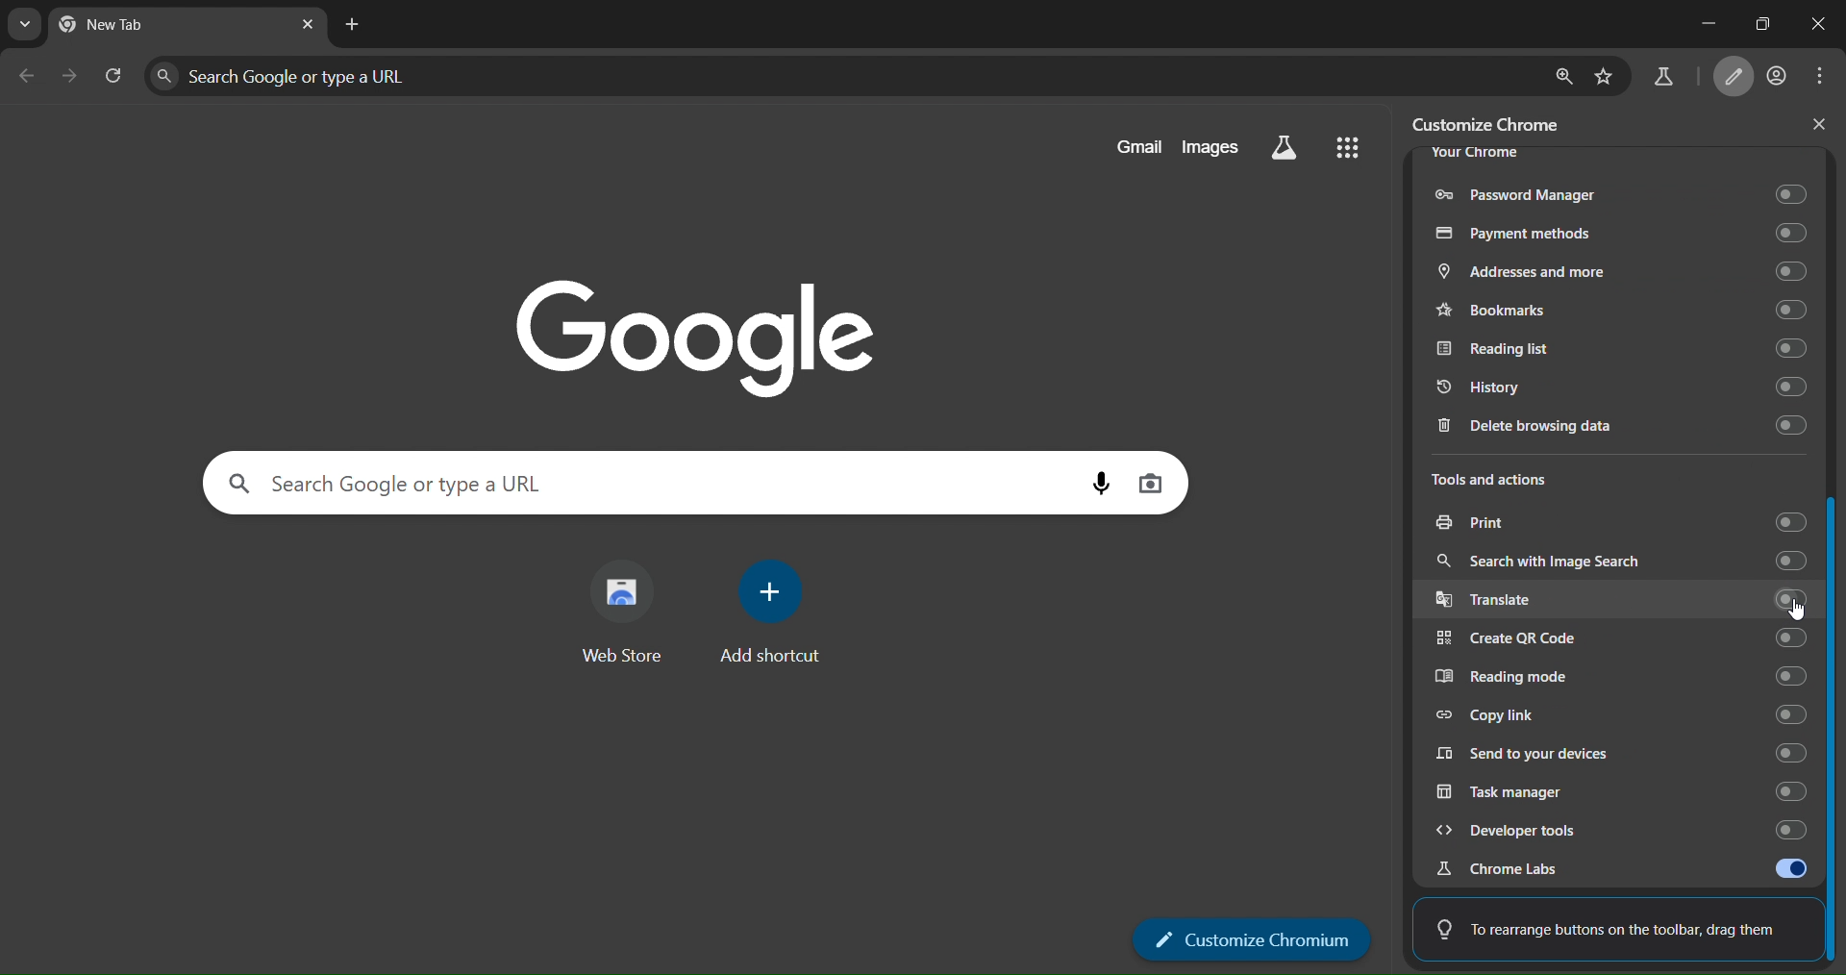 The width and height of the screenshot is (1846, 975). What do you see at coordinates (1616, 429) in the screenshot?
I see `delete browsing data` at bounding box center [1616, 429].